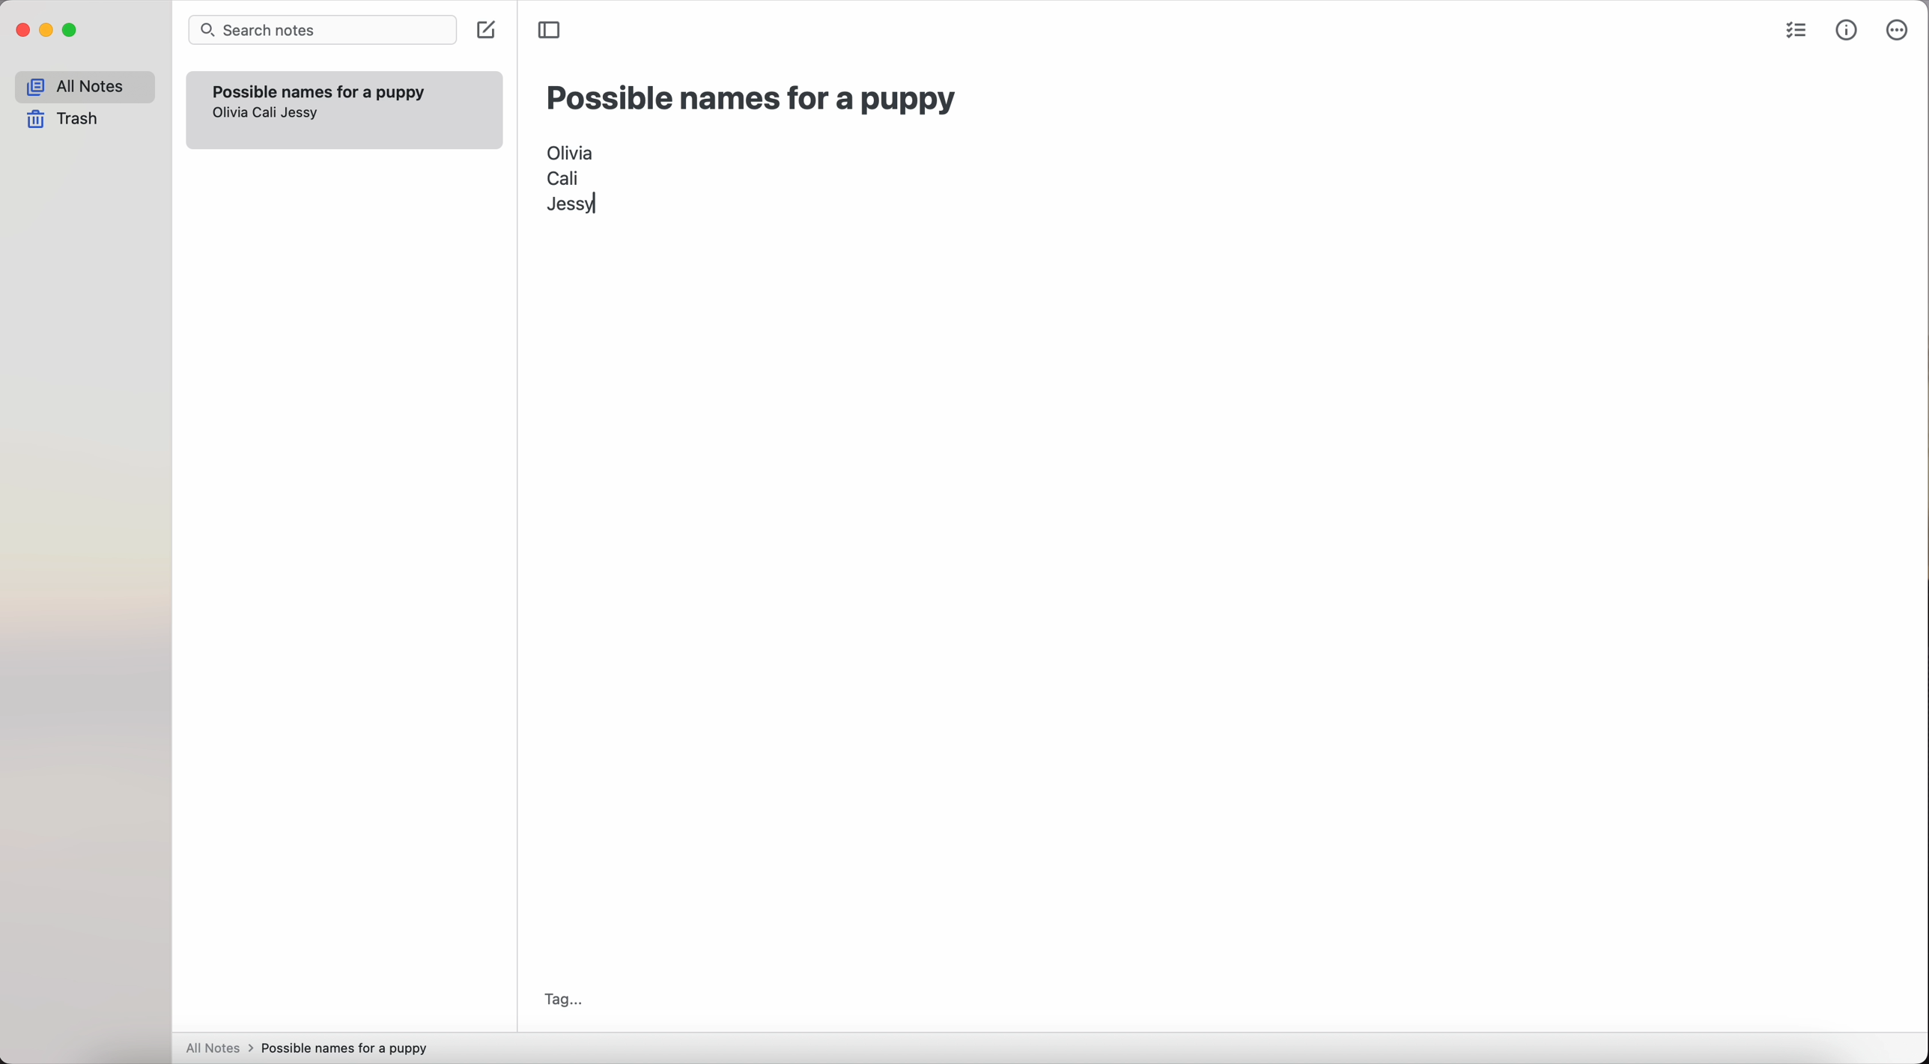 The width and height of the screenshot is (1929, 1064). I want to click on all notes > possible names for a puppy, so click(312, 1047).